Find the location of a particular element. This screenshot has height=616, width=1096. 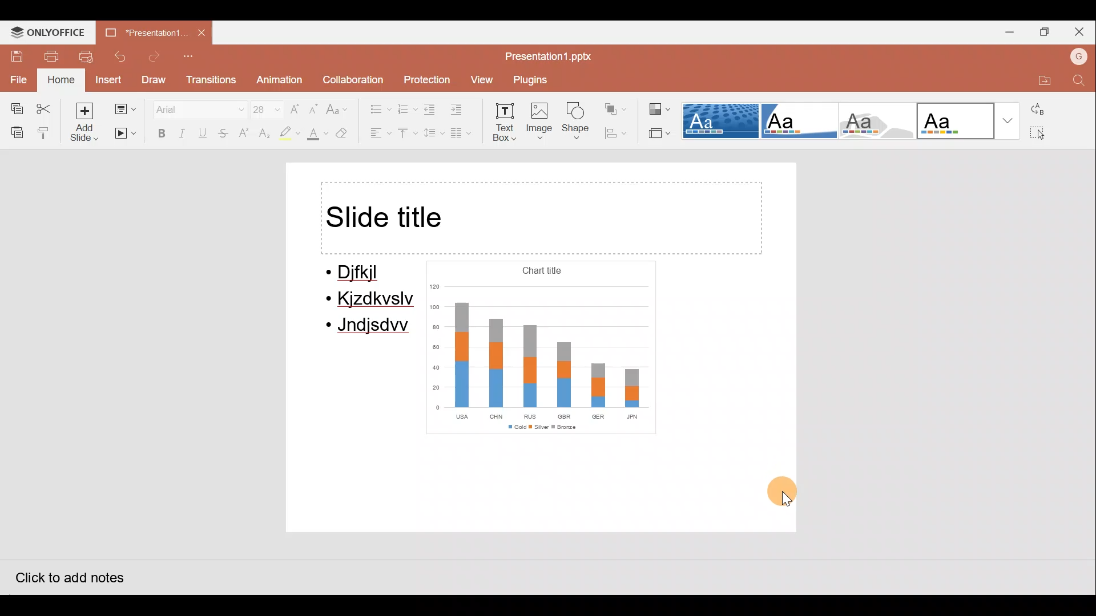

Undo is located at coordinates (120, 55).